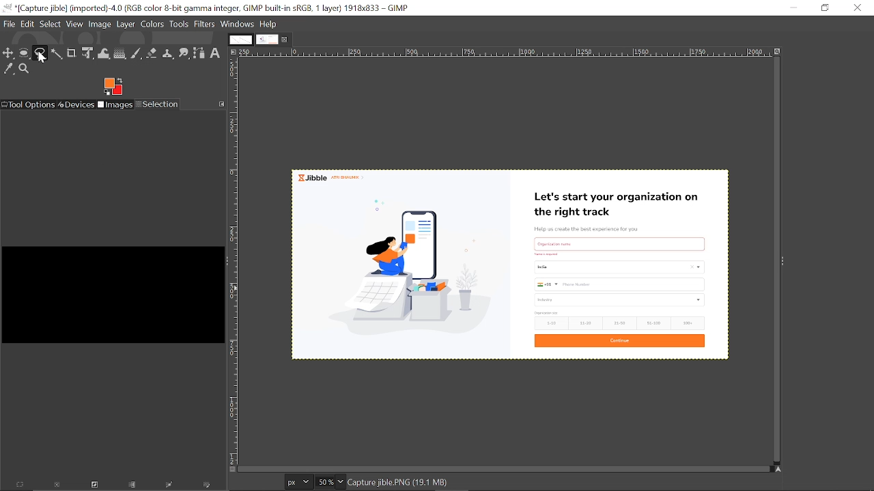  What do you see at coordinates (823, 8) in the screenshot?
I see `Restore down` at bounding box center [823, 8].